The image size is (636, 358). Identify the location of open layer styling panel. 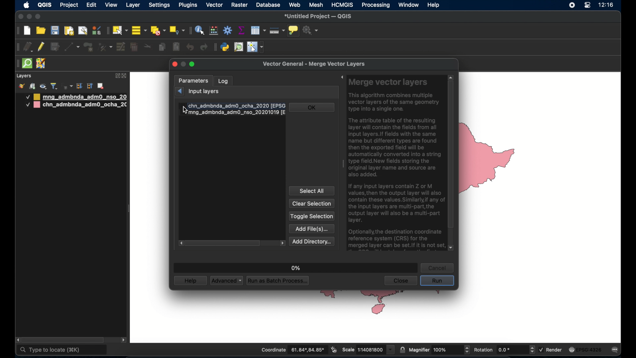
(22, 86).